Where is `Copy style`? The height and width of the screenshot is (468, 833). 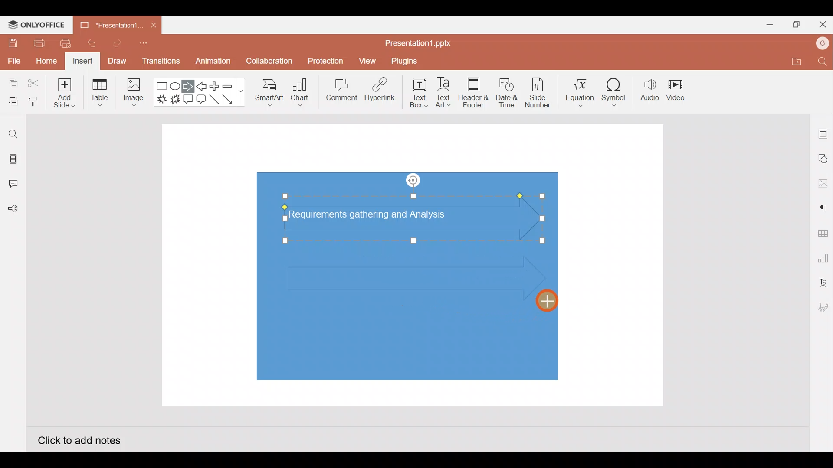
Copy style is located at coordinates (34, 103).